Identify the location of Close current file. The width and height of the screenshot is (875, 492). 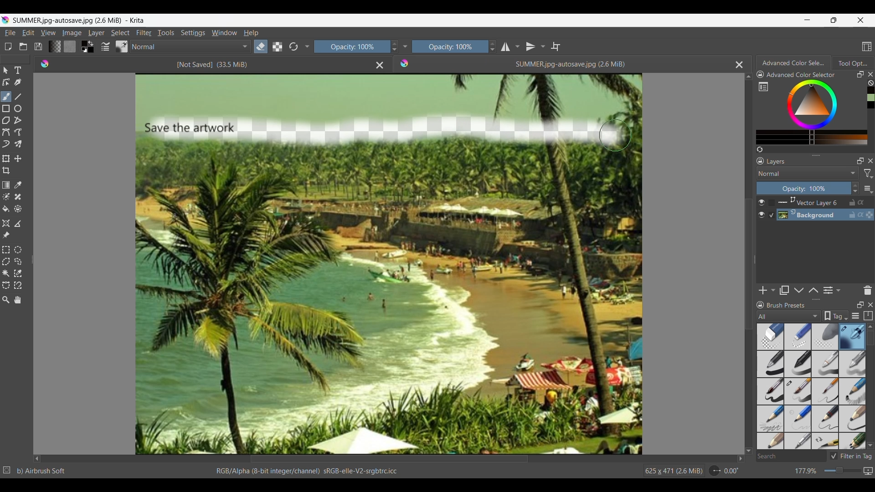
(740, 65).